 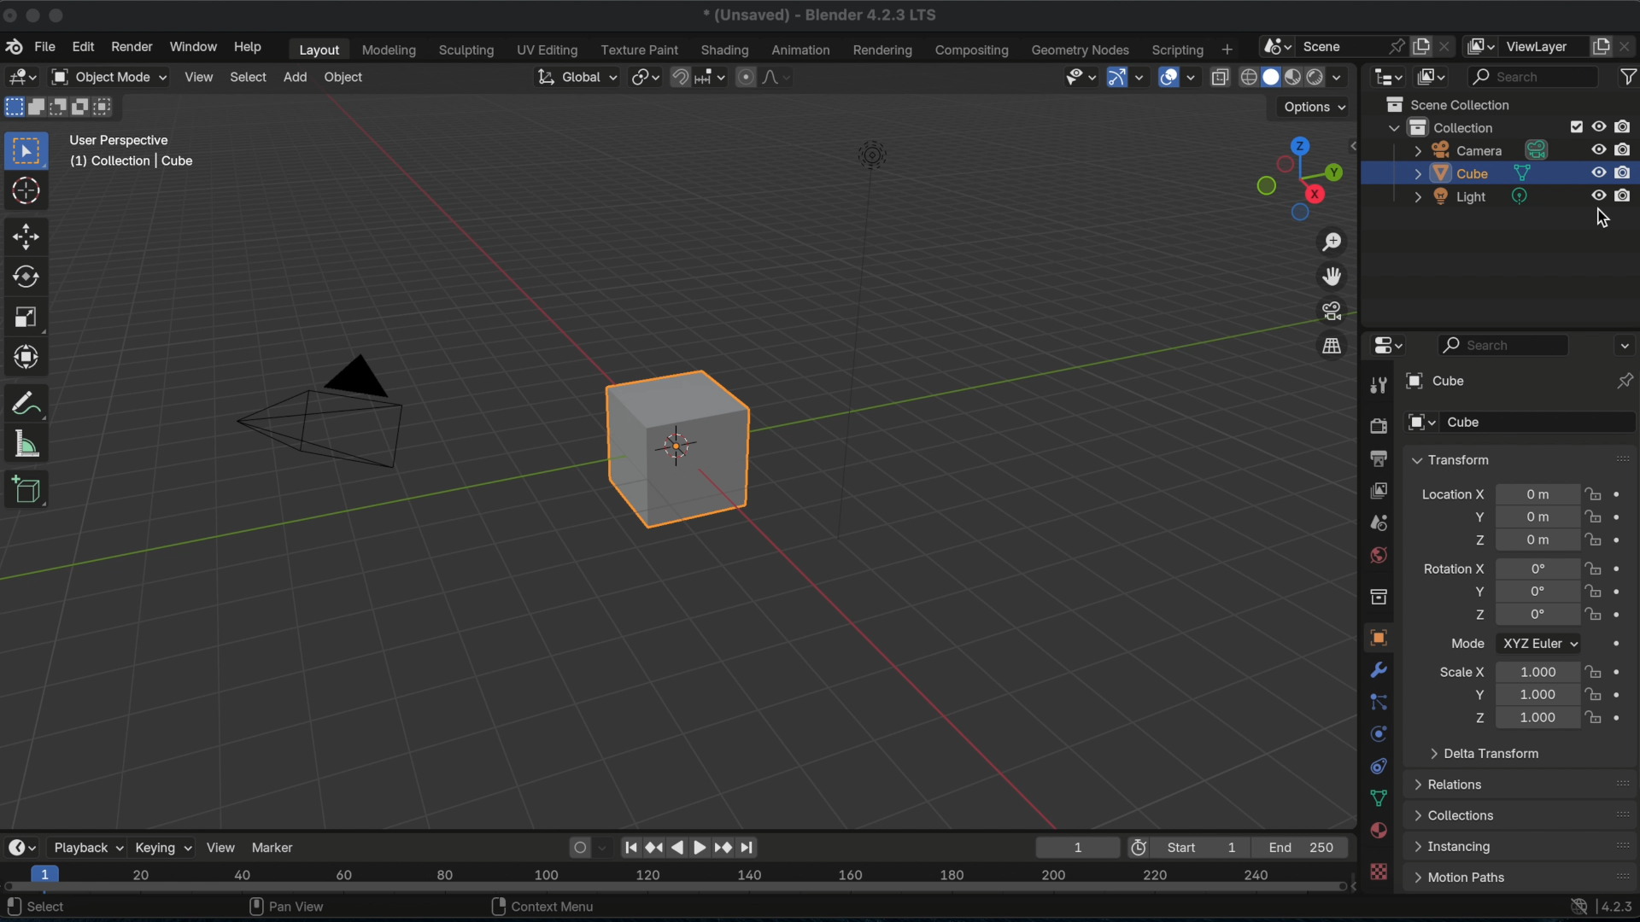 What do you see at coordinates (1330, 275) in the screenshot?
I see `move the view` at bounding box center [1330, 275].